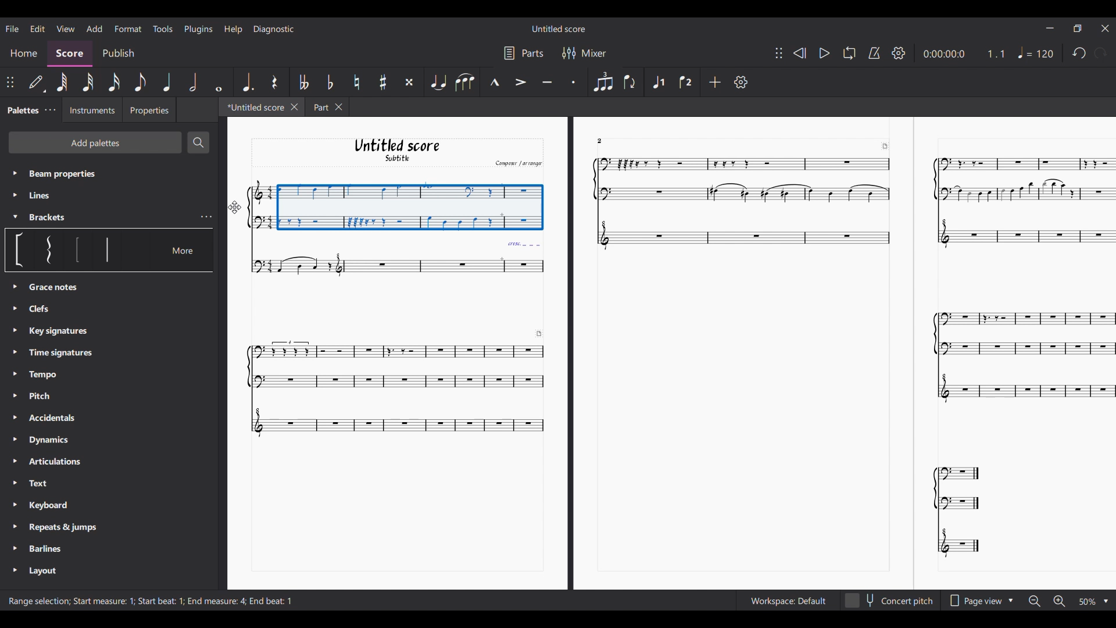 This screenshot has width=1116, height=628. What do you see at coordinates (58, 506) in the screenshot?
I see `Keyboard` at bounding box center [58, 506].